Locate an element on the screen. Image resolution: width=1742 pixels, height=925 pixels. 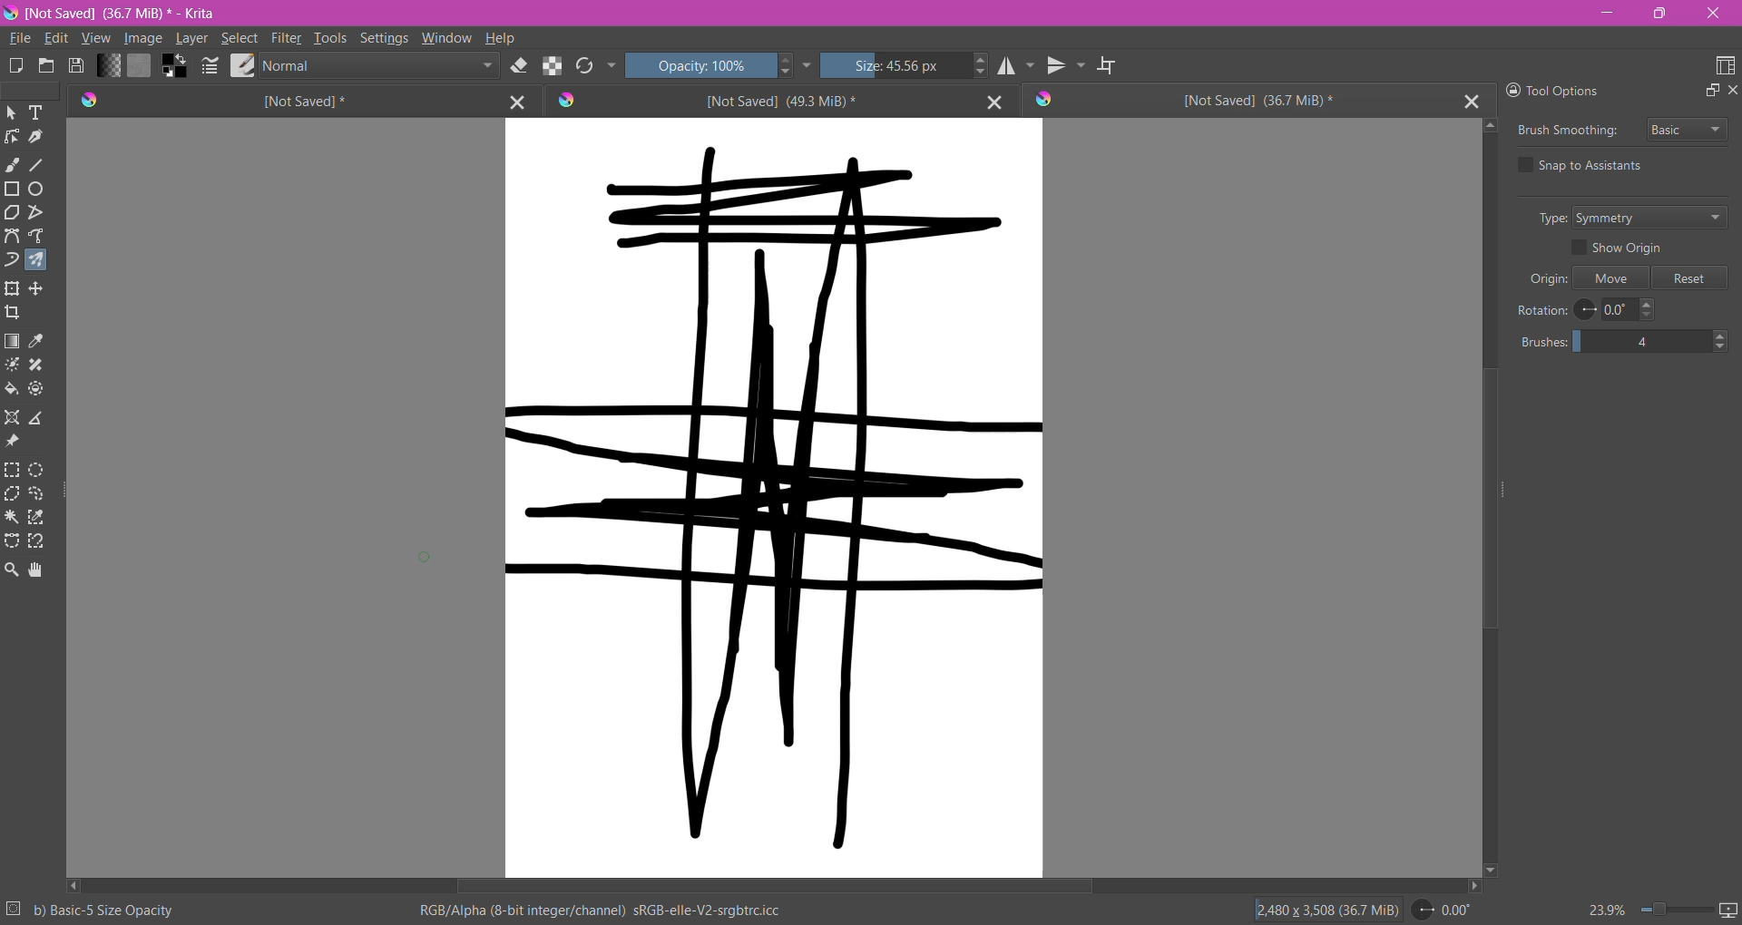
Choose Brush Preset is located at coordinates (241, 65).